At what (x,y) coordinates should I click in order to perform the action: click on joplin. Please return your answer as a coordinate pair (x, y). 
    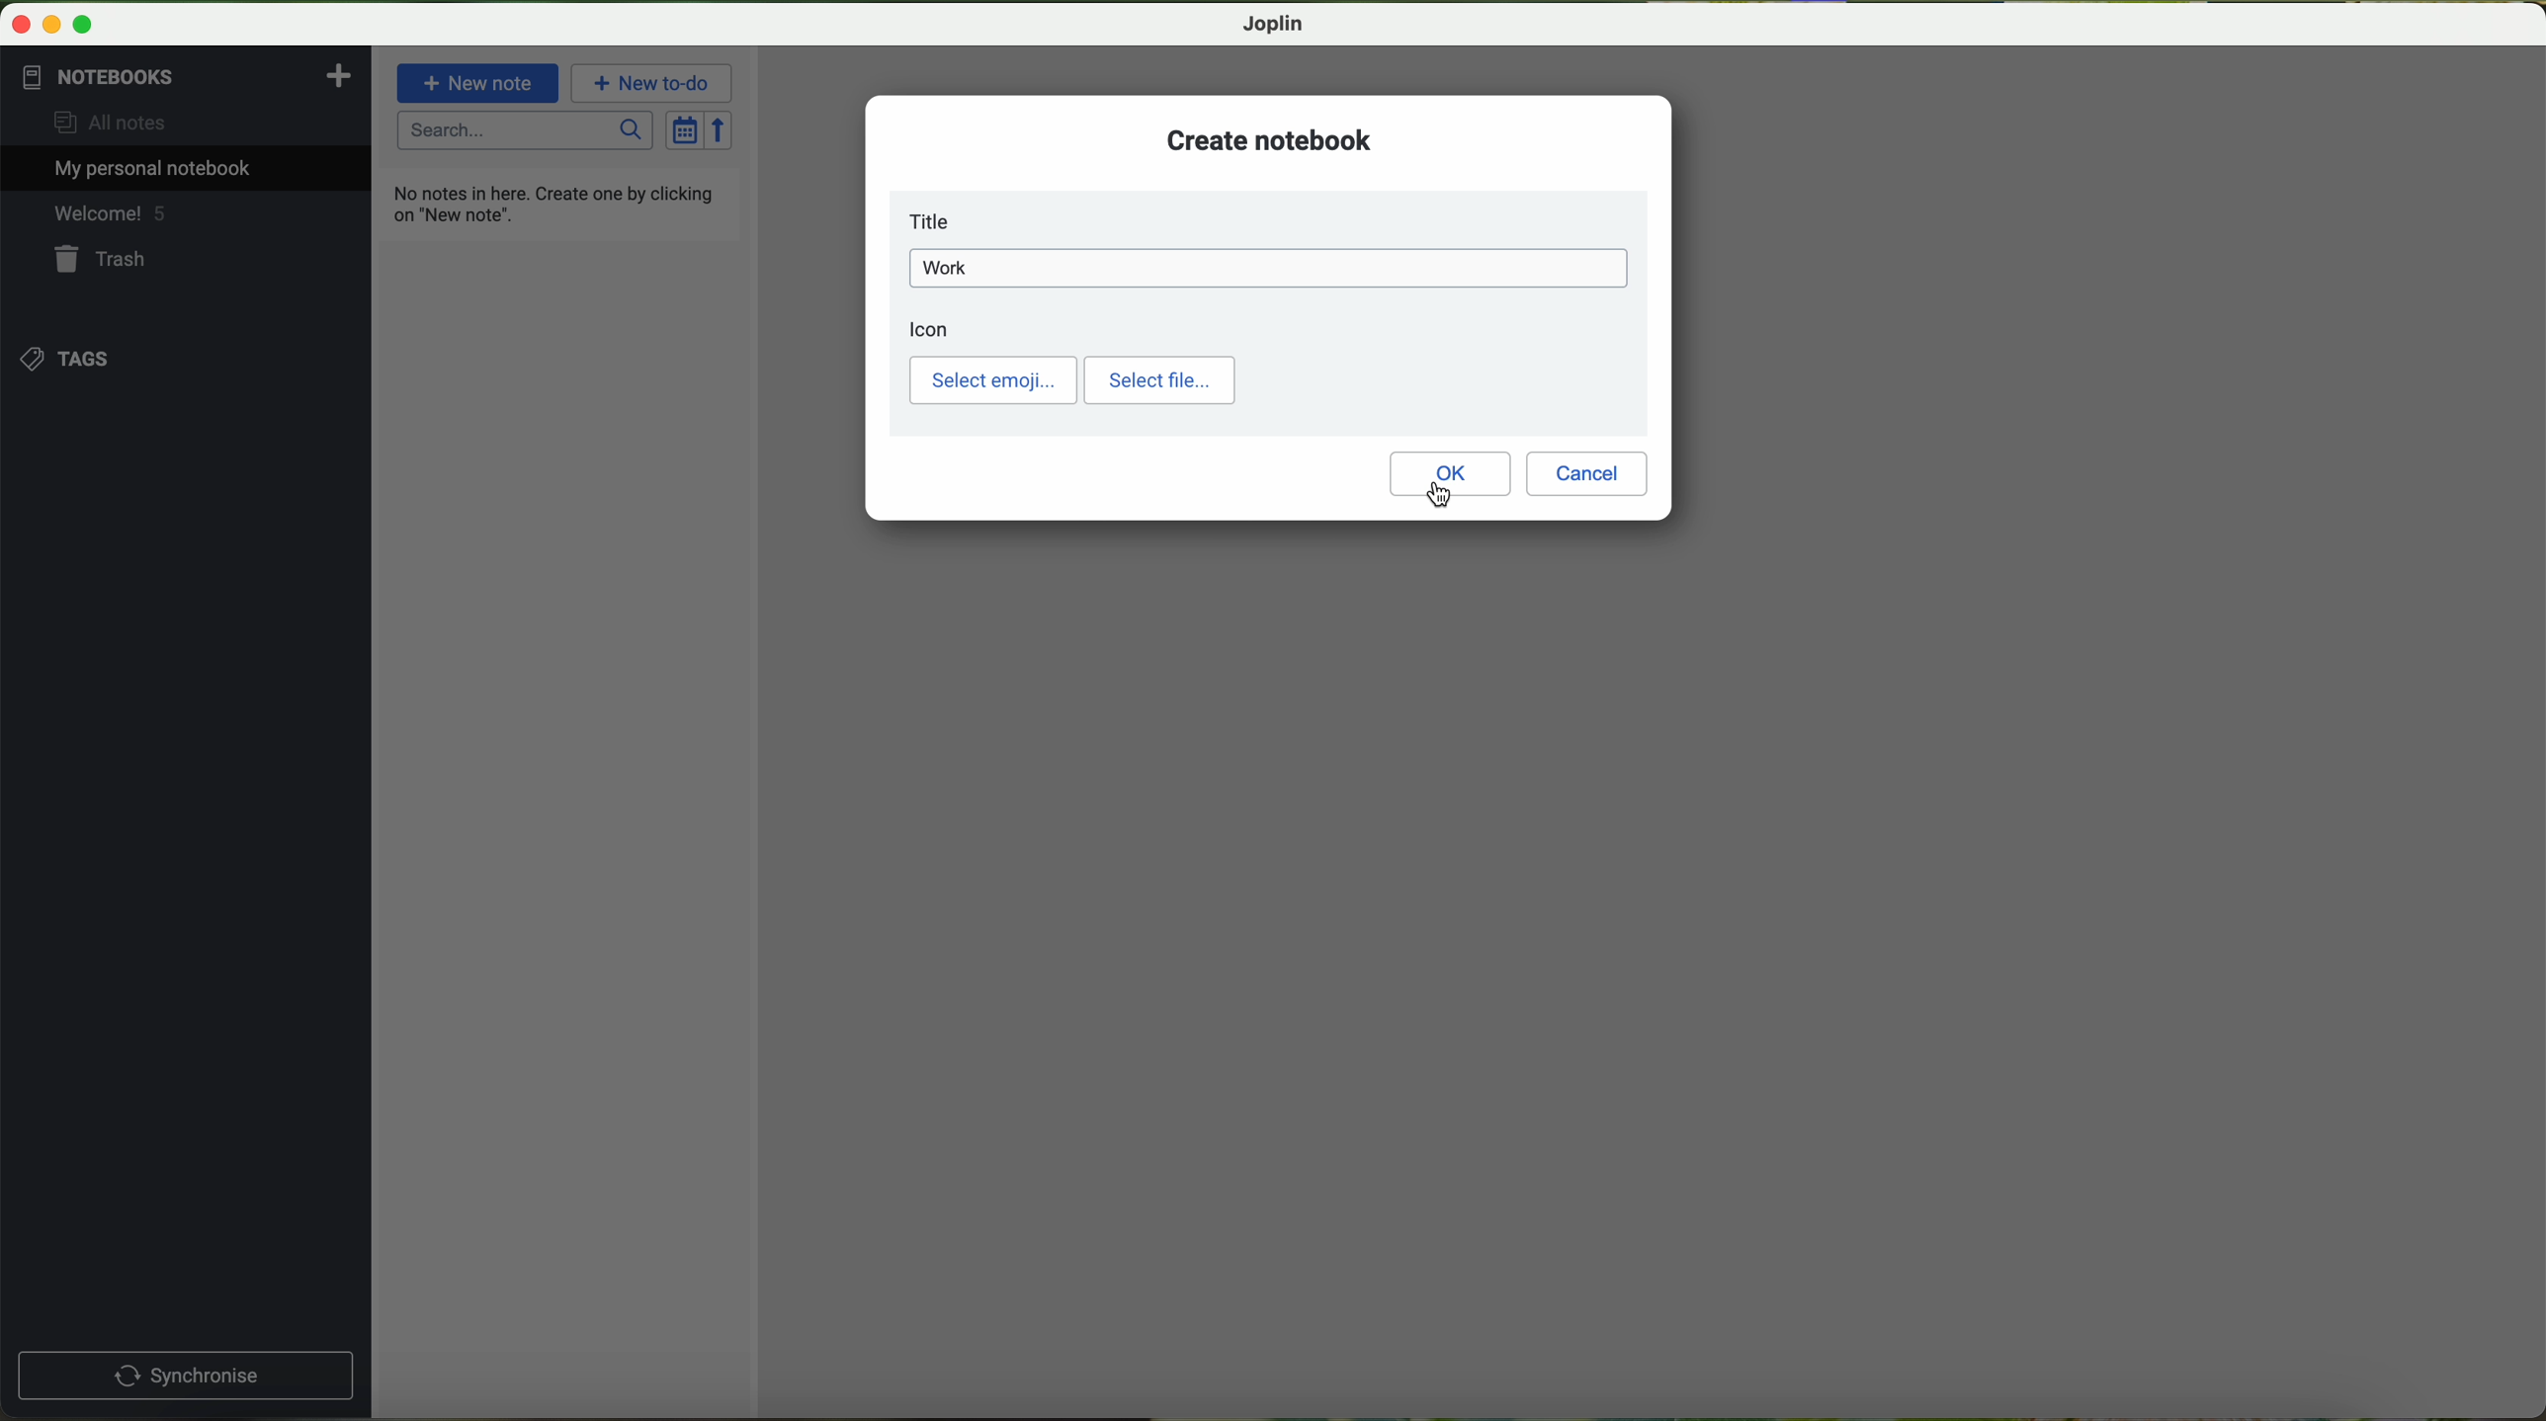
    Looking at the image, I should click on (1274, 24).